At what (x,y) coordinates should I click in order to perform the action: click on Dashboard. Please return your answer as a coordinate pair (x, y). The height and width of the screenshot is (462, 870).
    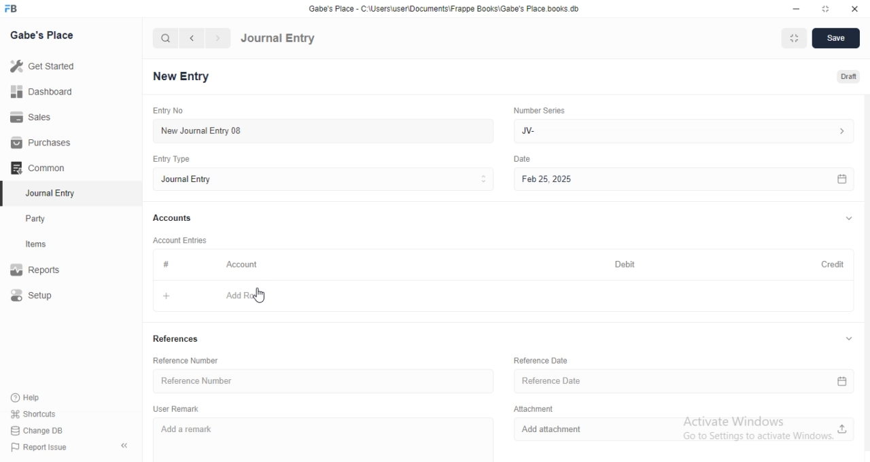
    Looking at the image, I should click on (41, 94).